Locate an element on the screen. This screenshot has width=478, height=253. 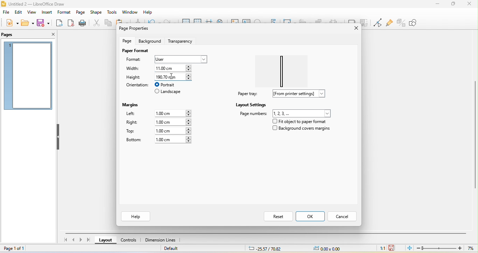
landscape is located at coordinates (168, 92).